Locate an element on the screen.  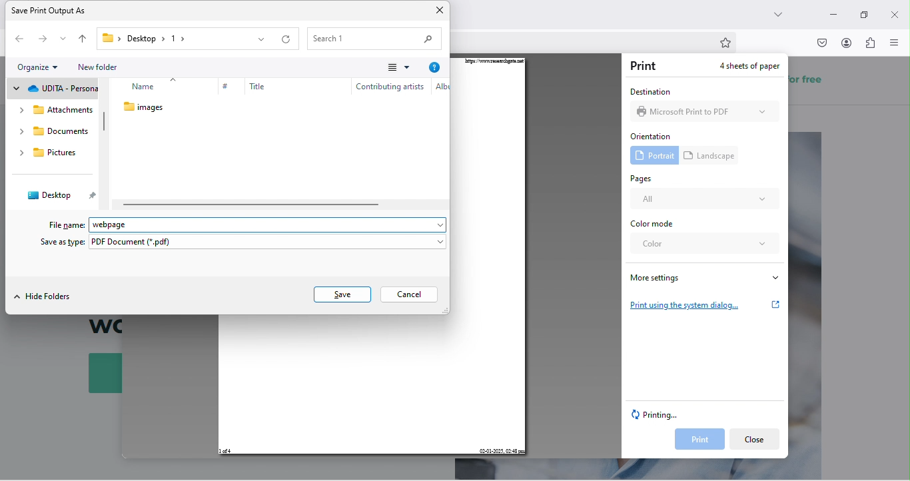
refresh is located at coordinates (288, 41).